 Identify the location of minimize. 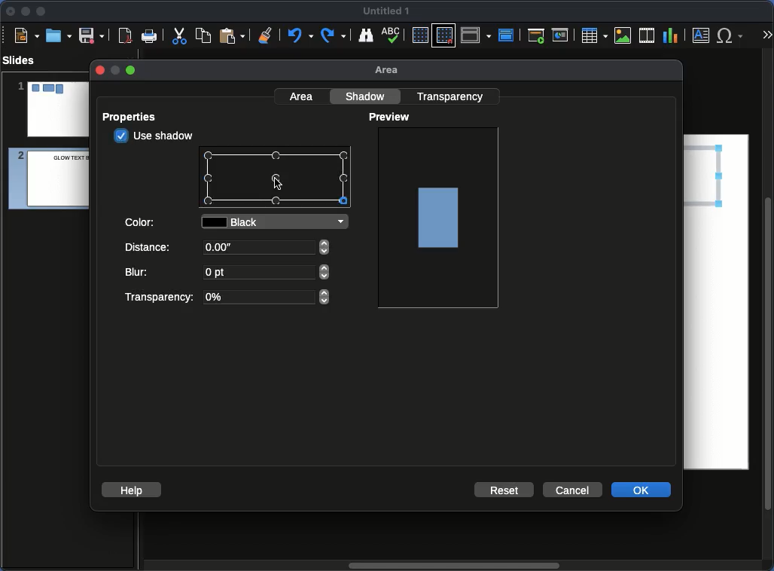
(114, 70).